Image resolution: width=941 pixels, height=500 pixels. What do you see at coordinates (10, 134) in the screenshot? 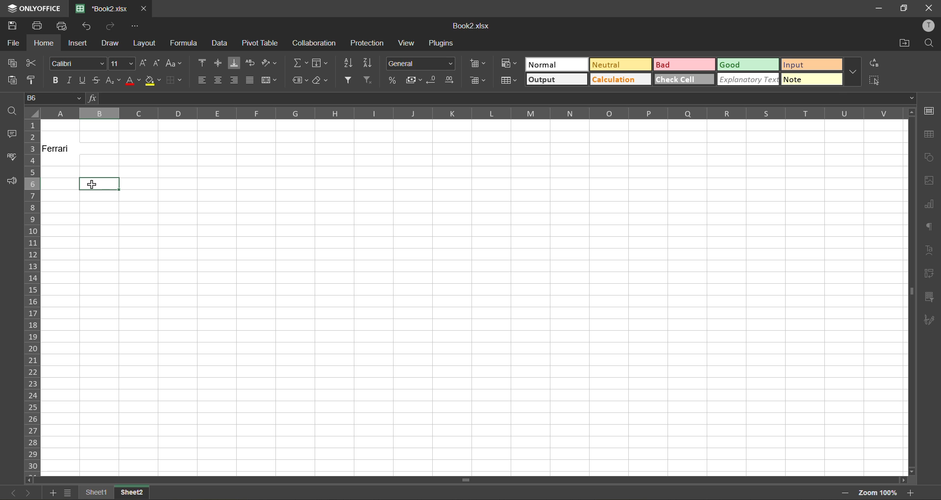
I see `comments` at bounding box center [10, 134].